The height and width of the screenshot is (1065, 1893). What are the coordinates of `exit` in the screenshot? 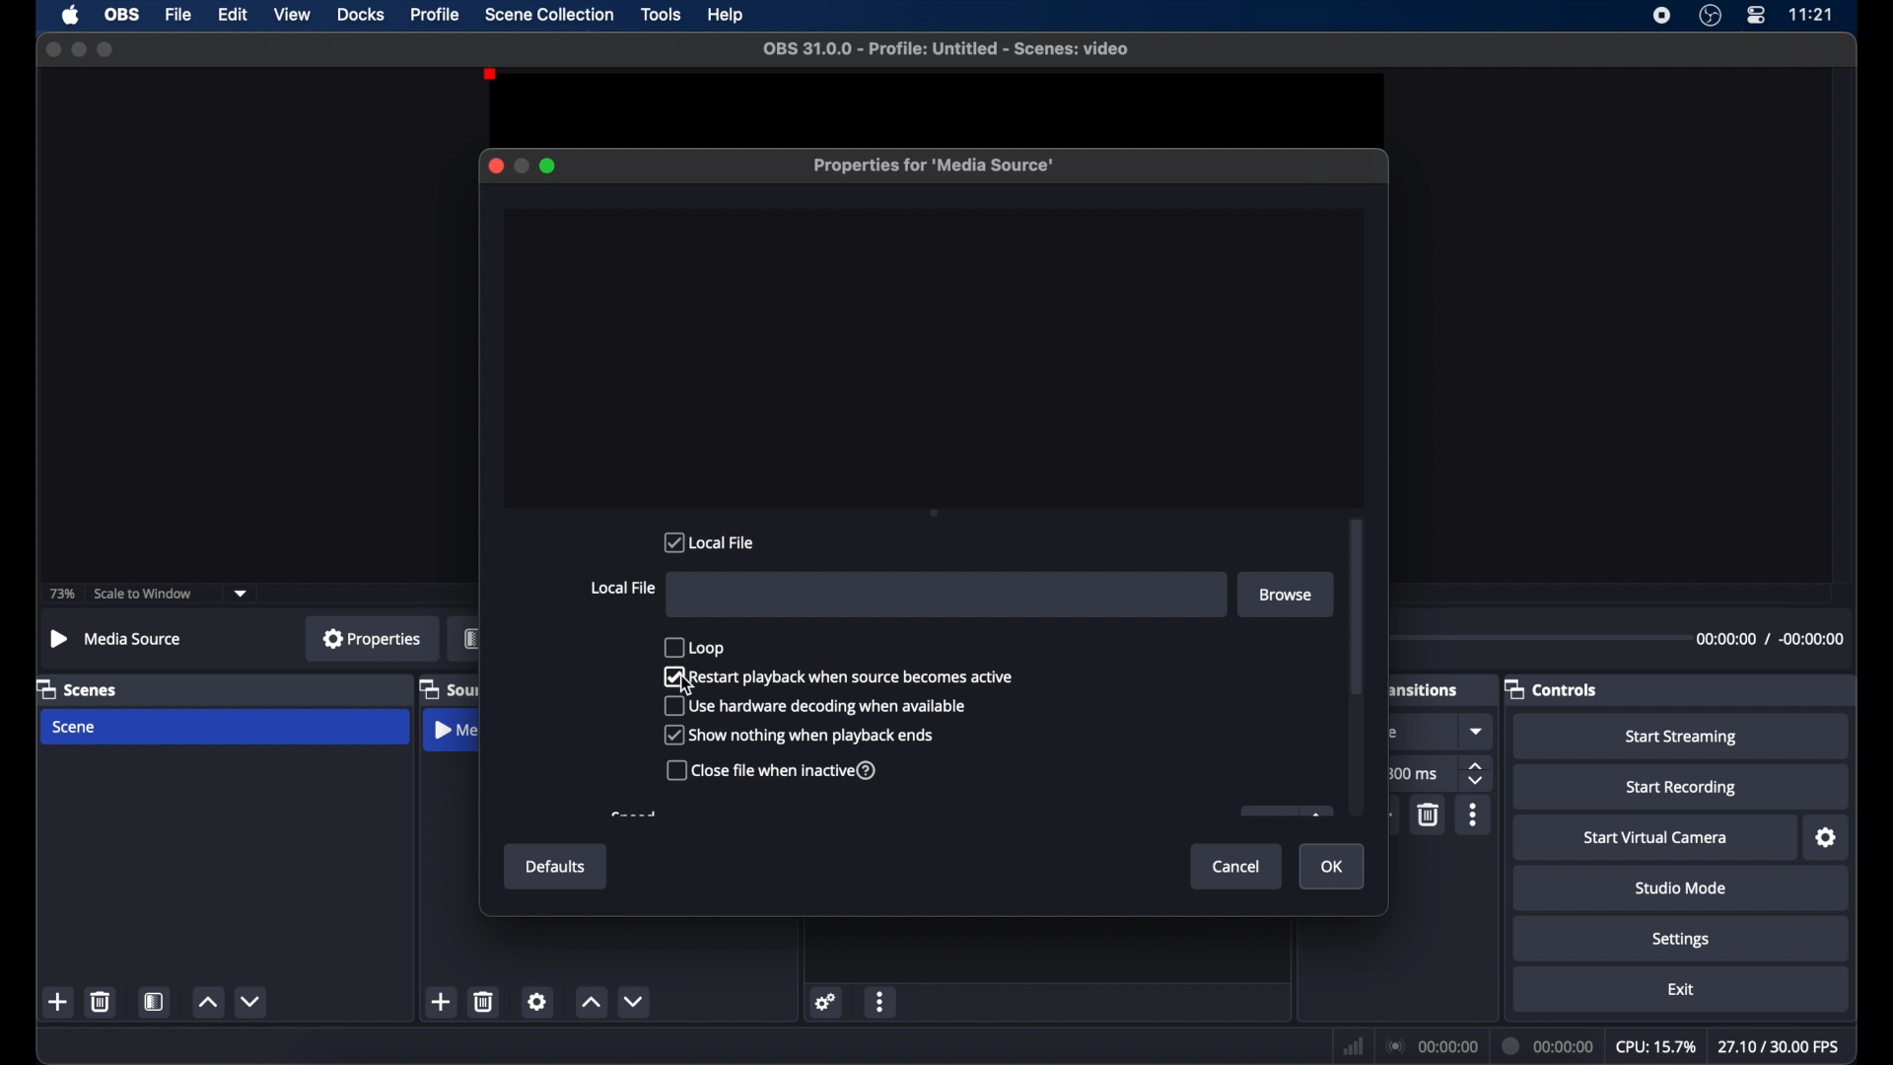 It's located at (1681, 989).